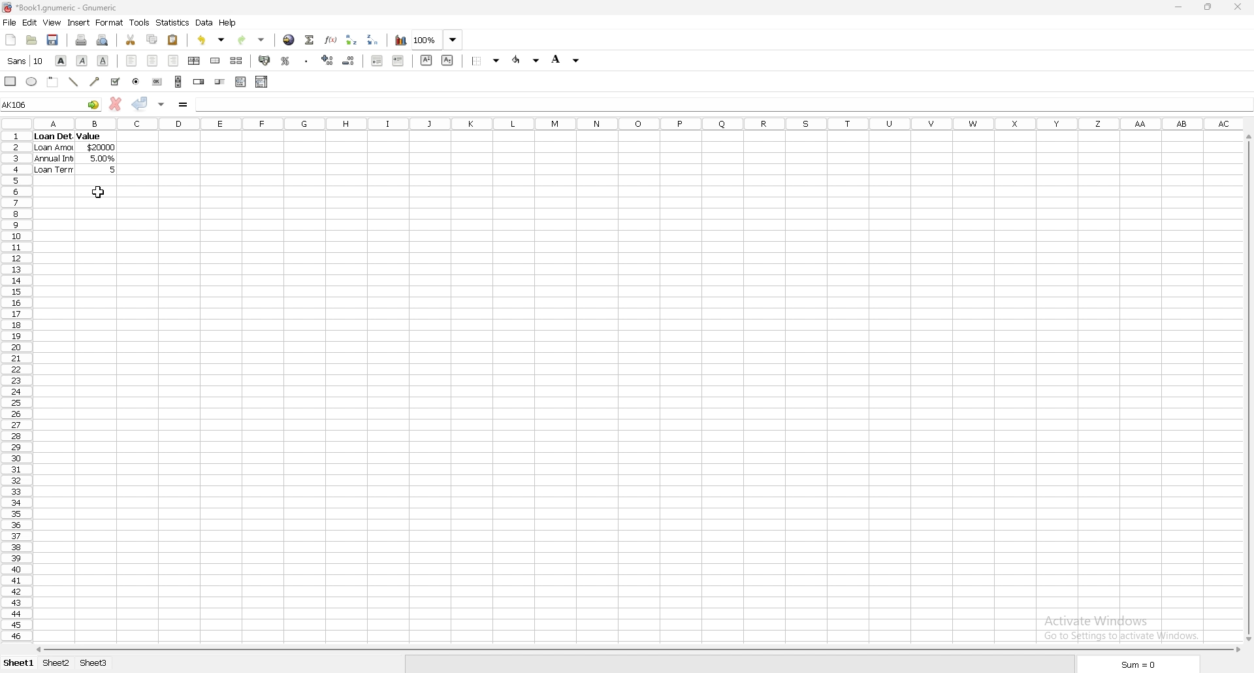  What do you see at coordinates (637, 650) in the screenshot?
I see `scroll bar` at bounding box center [637, 650].